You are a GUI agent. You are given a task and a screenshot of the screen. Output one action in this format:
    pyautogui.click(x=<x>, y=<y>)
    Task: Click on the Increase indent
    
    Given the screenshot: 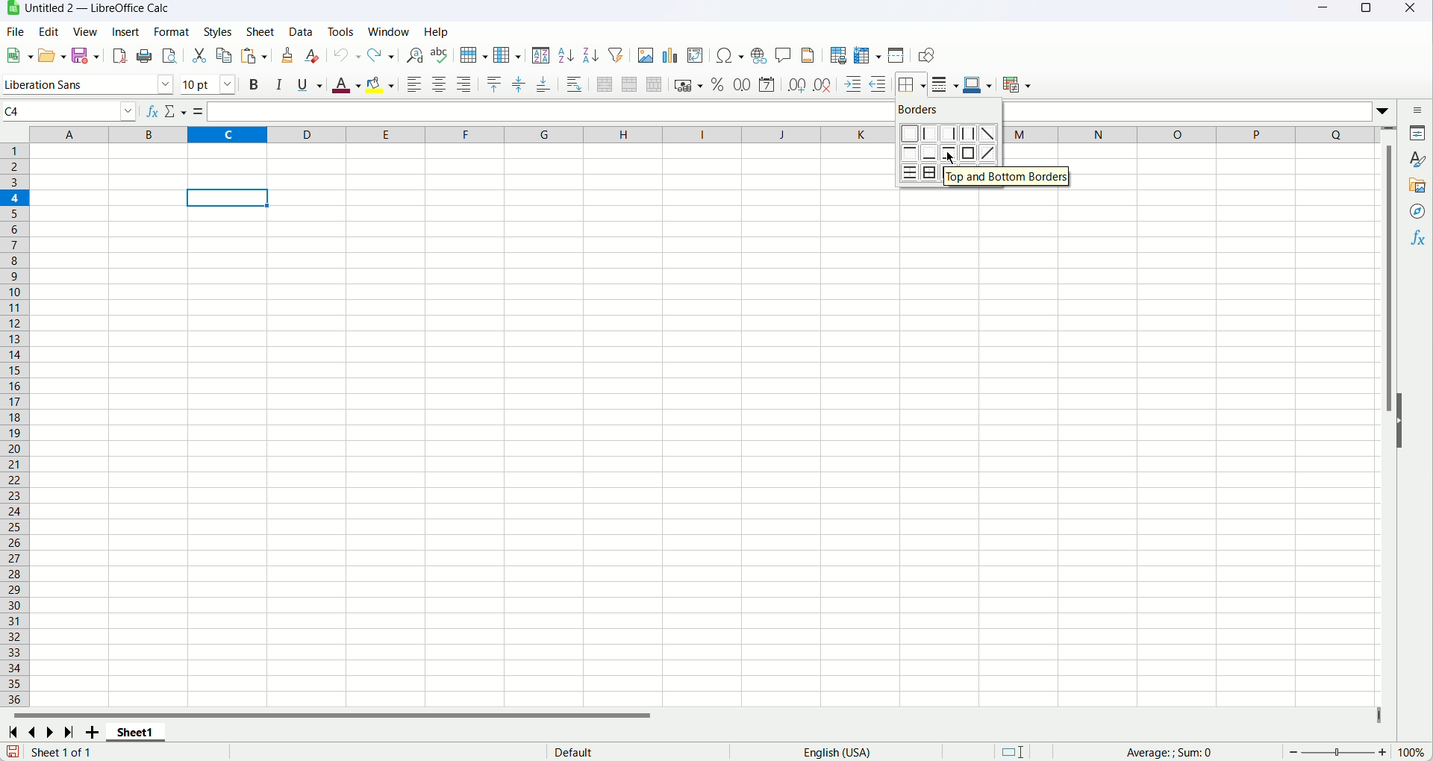 What is the action you would take?
    pyautogui.click(x=852, y=85)
    